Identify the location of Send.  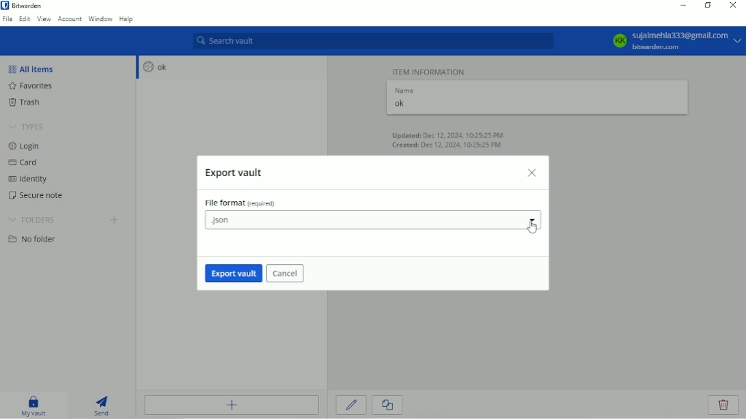
(102, 404).